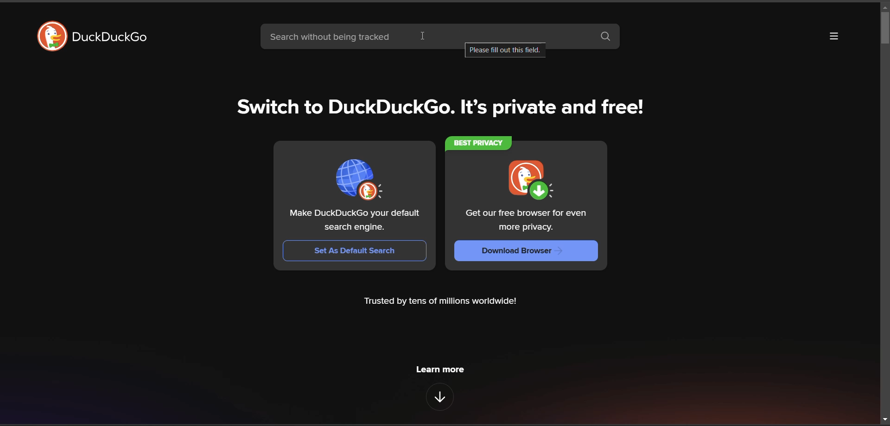  I want to click on search button, so click(605, 36).